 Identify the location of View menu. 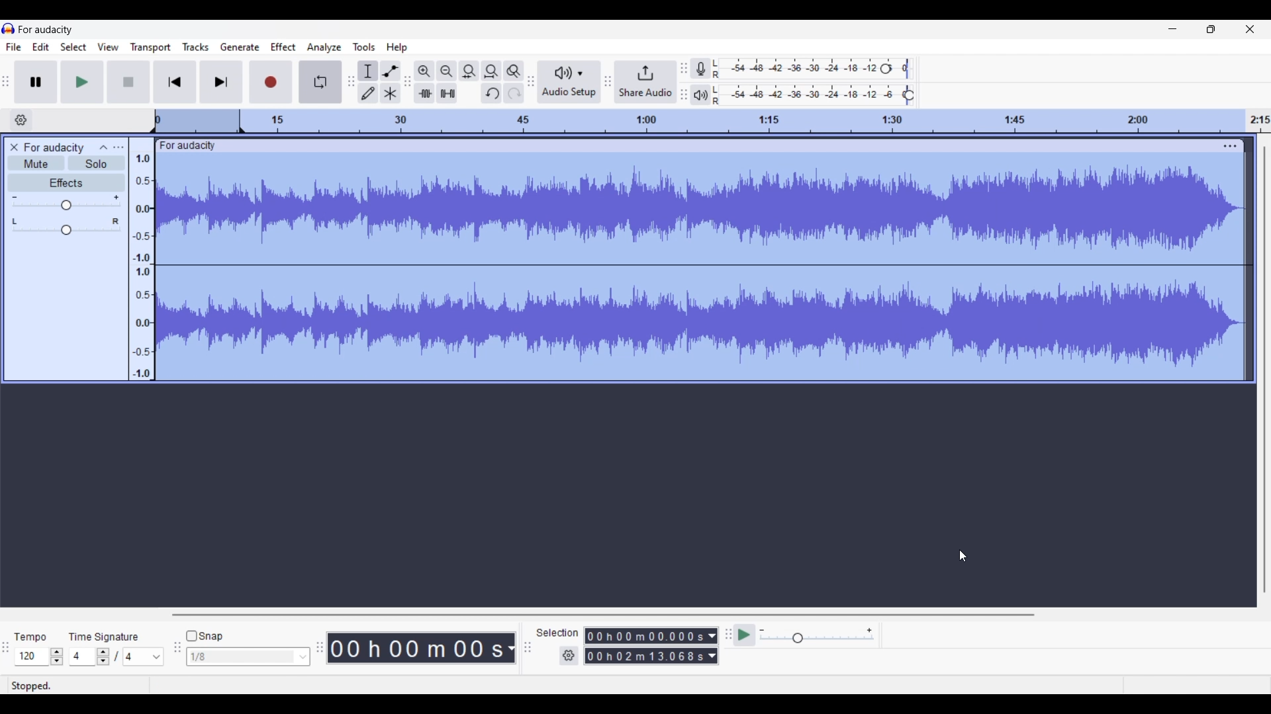
(108, 47).